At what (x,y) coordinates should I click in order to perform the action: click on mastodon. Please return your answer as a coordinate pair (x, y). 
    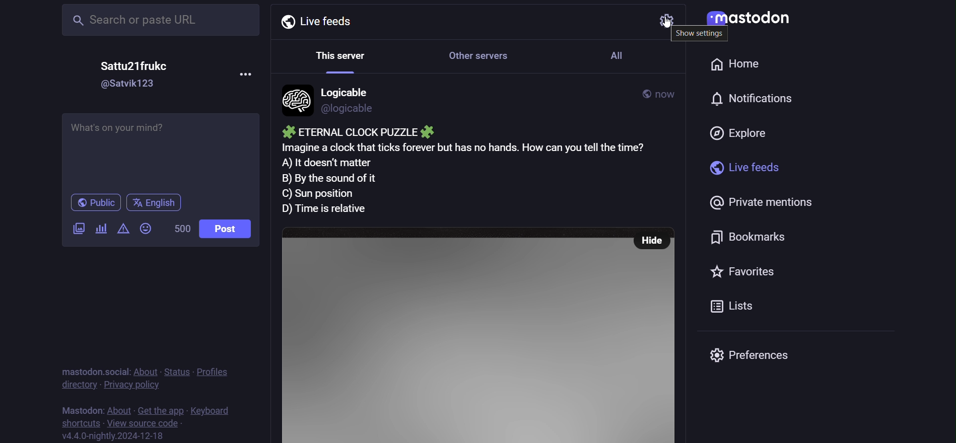
    Looking at the image, I should click on (752, 21).